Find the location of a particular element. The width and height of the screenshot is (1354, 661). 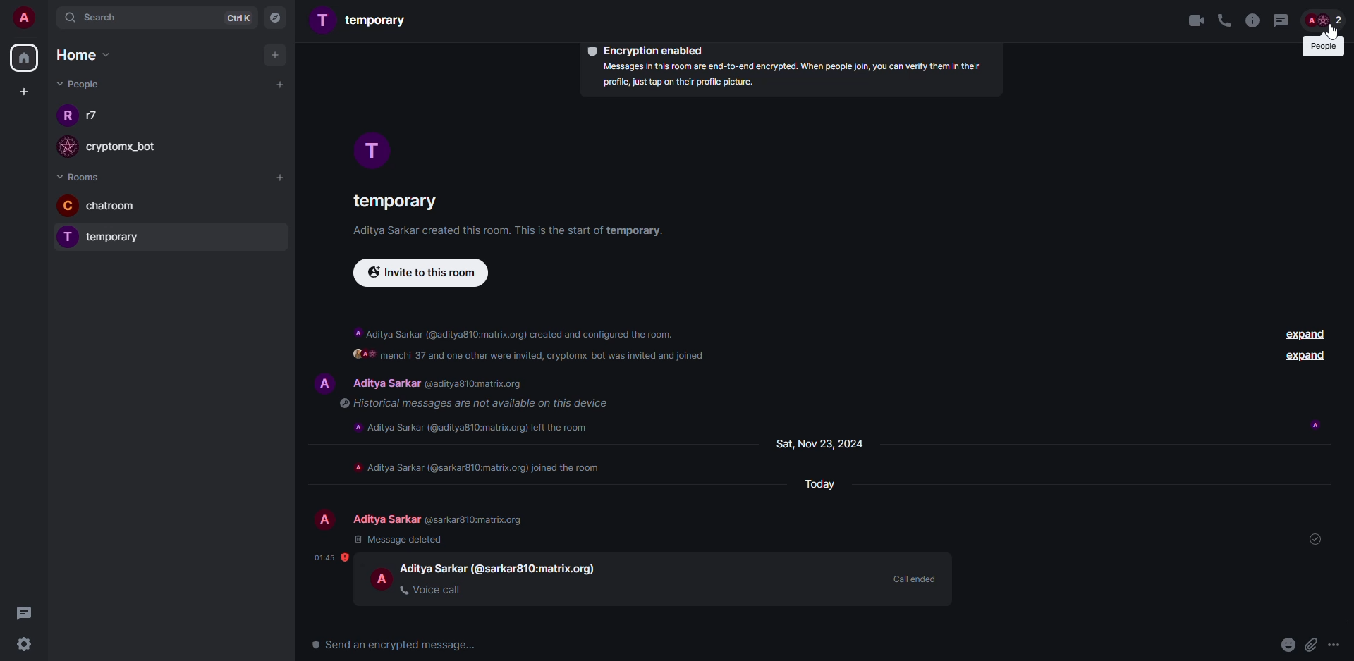

start chat is located at coordinates (279, 84).